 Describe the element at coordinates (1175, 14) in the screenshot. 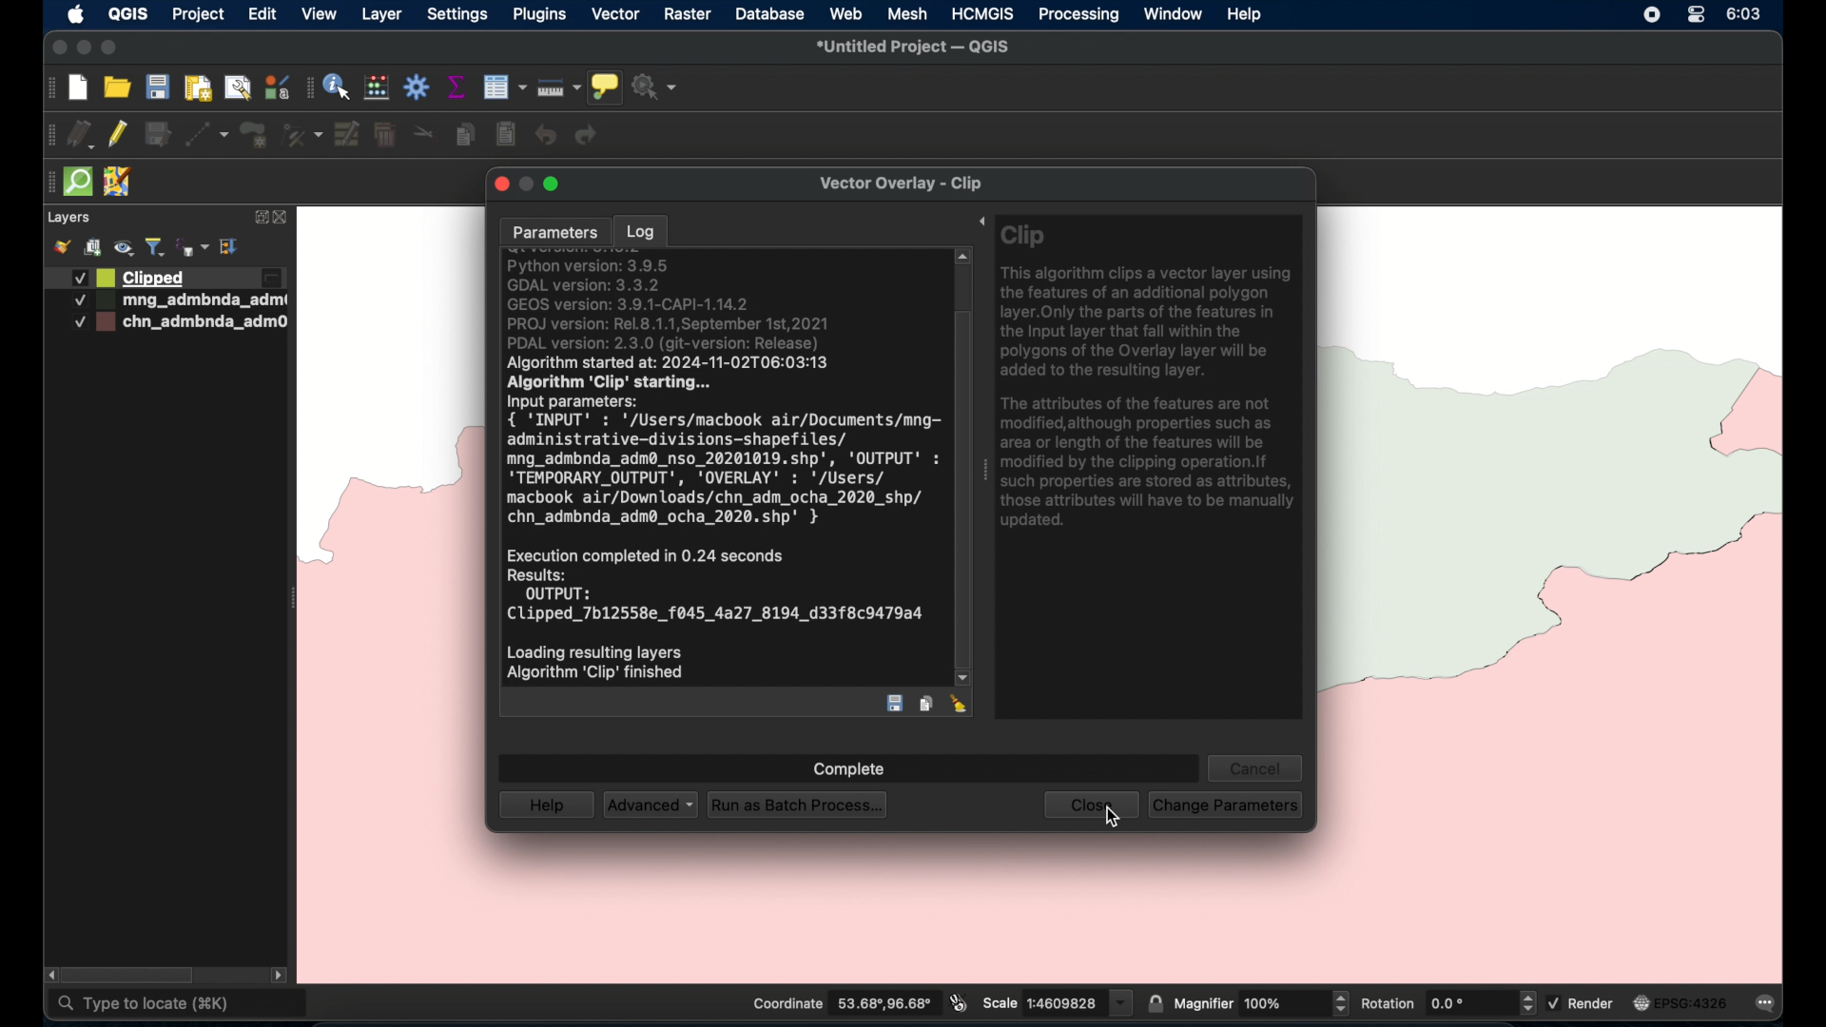

I see `window` at that location.